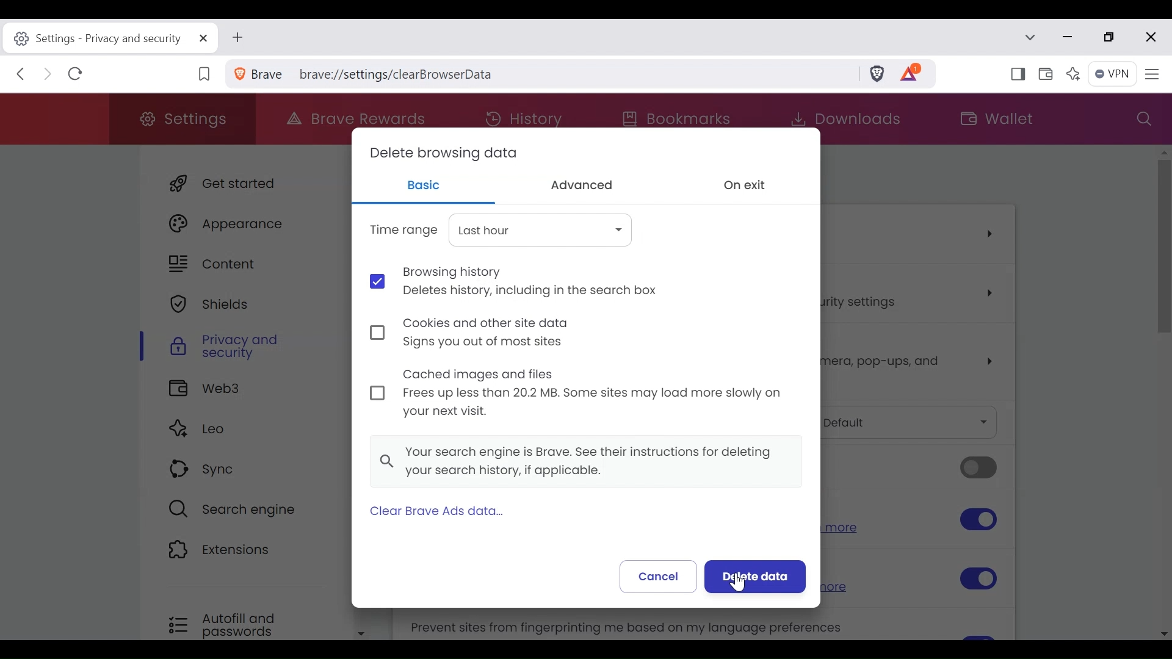 Image resolution: width=1172 pixels, height=659 pixels. What do you see at coordinates (1033, 38) in the screenshot?
I see `Search tabs` at bounding box center [1033, 38].